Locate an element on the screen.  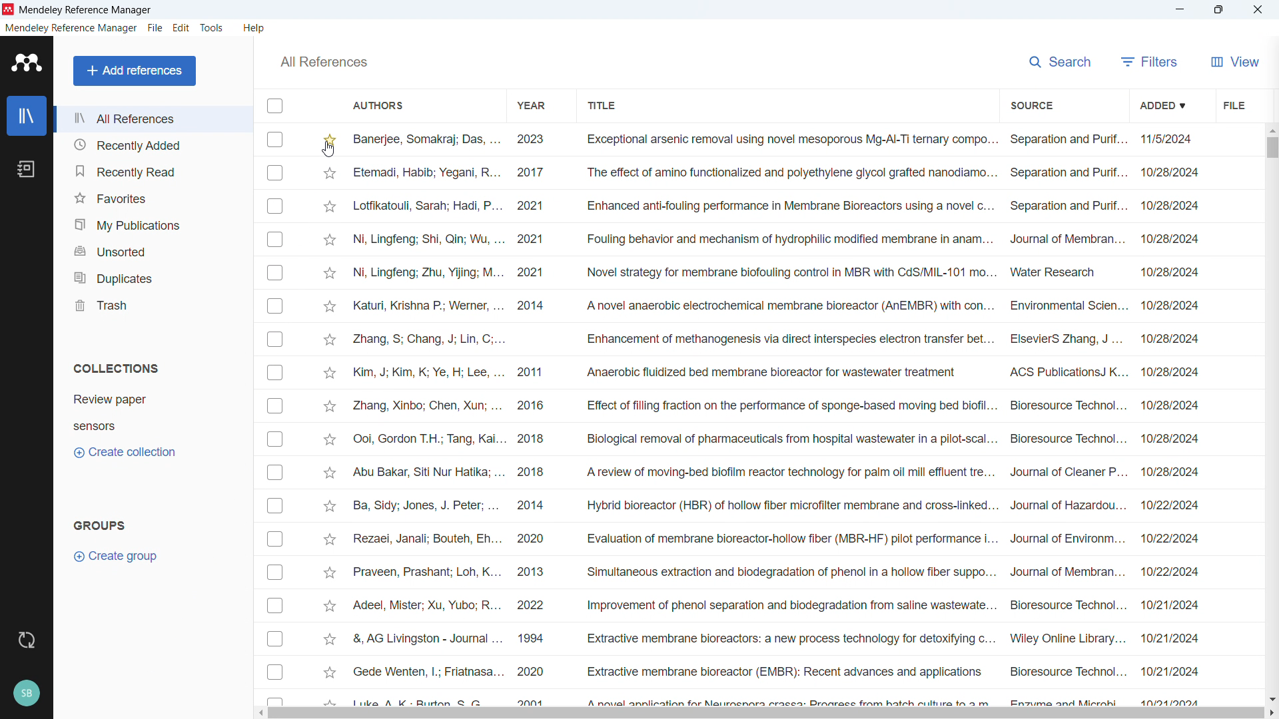
Create group  is located at coordinates (123, 556).